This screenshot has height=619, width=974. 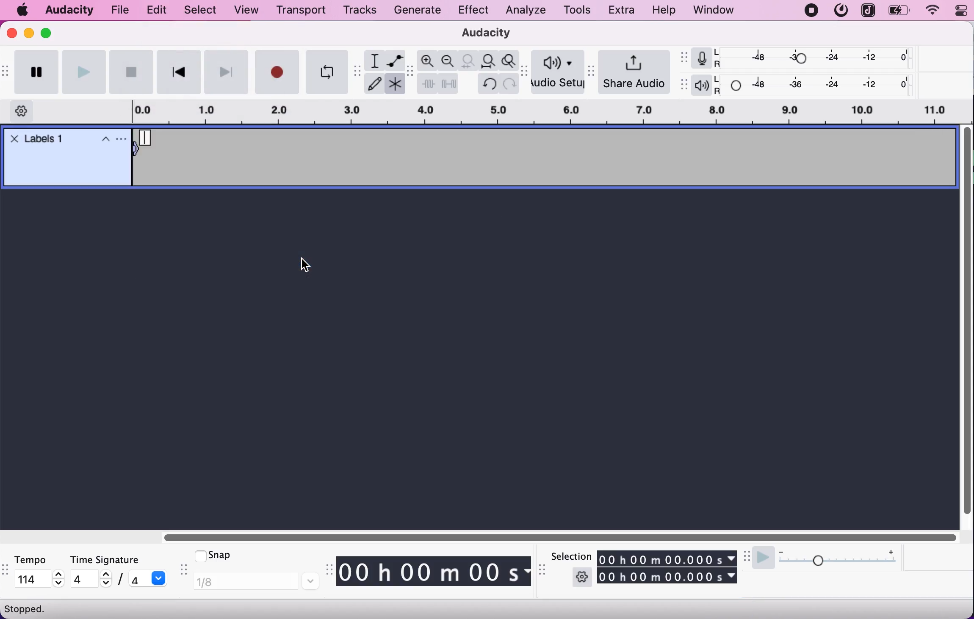 What do you see at coordinates (559, 73) in the screenshot?
I see `audio setup` at bounding box center [559, 73].